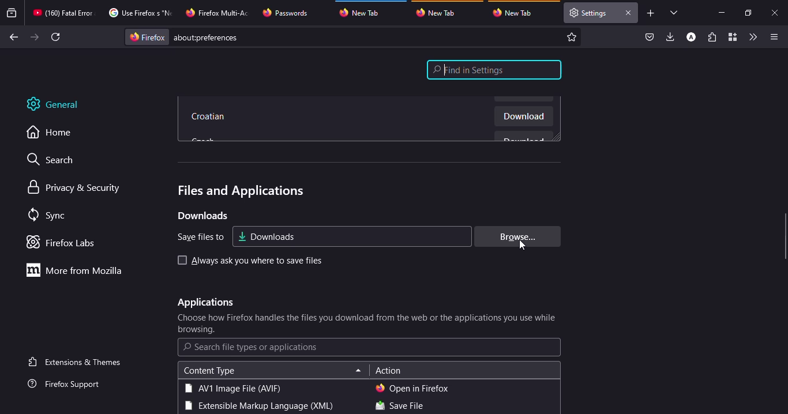 Image resolution: width=788 pixels, height=414 pixels. I want to click on forward, so click(35, 37).